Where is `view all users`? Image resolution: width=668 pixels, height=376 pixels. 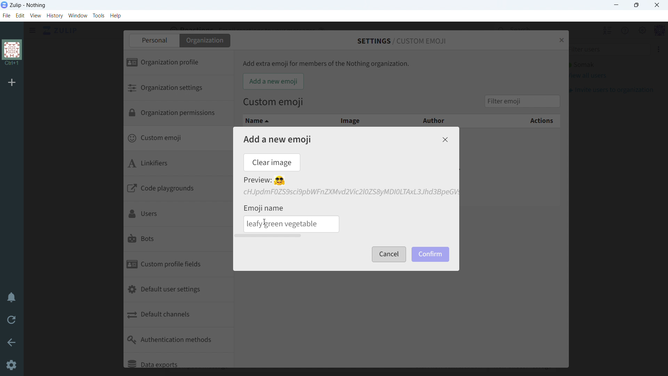
view all users is located at coordinates (588, 76).